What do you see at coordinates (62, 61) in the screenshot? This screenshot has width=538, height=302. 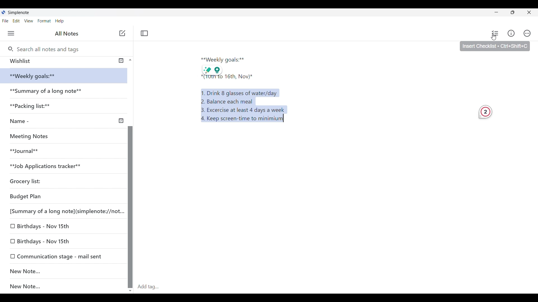 I see `Wishlist` at bounding box center [62, 61].